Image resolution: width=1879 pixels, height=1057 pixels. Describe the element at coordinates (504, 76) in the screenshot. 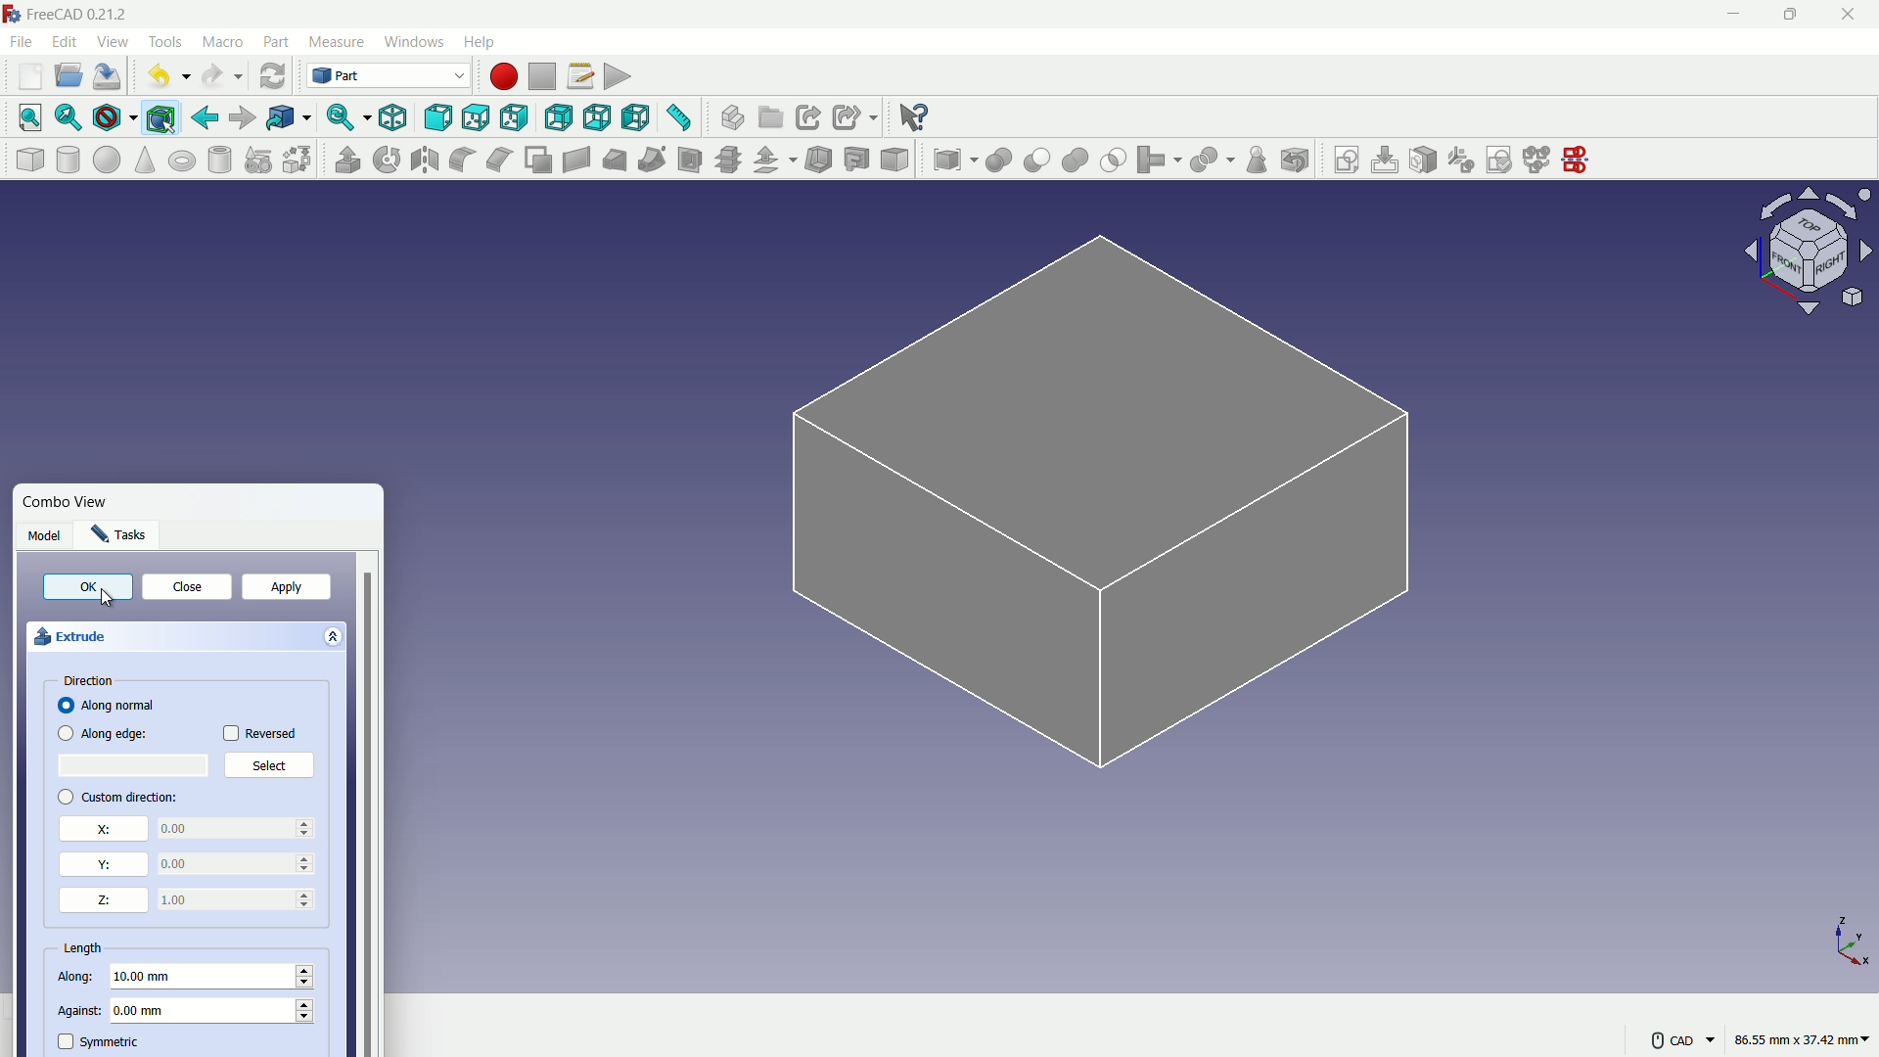

I see `start macros` at that location.